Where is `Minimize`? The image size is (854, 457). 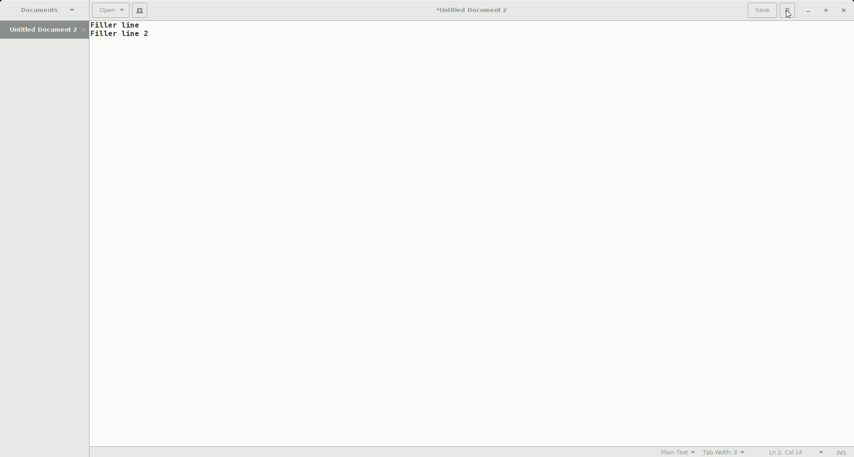
Minimize is located at coordinates (808, 11).